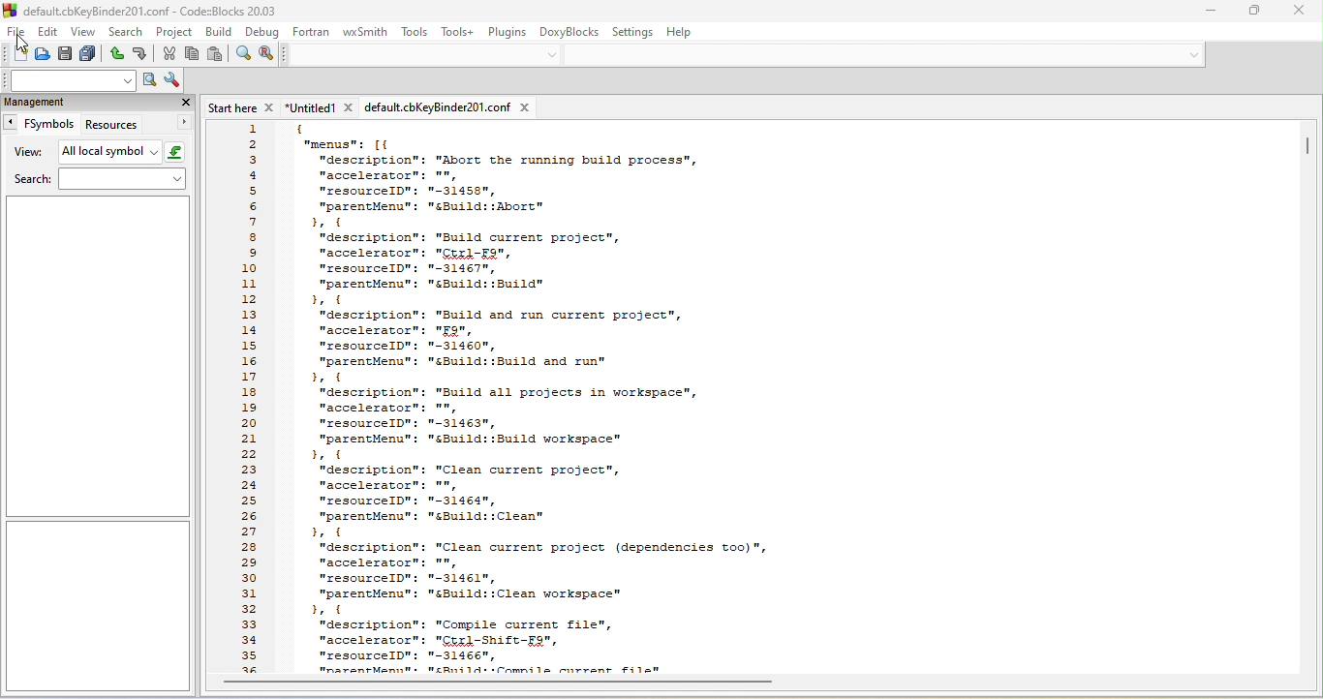 This screenshot has height=699, width=1323. I want to click on edit, so click(50, 31).